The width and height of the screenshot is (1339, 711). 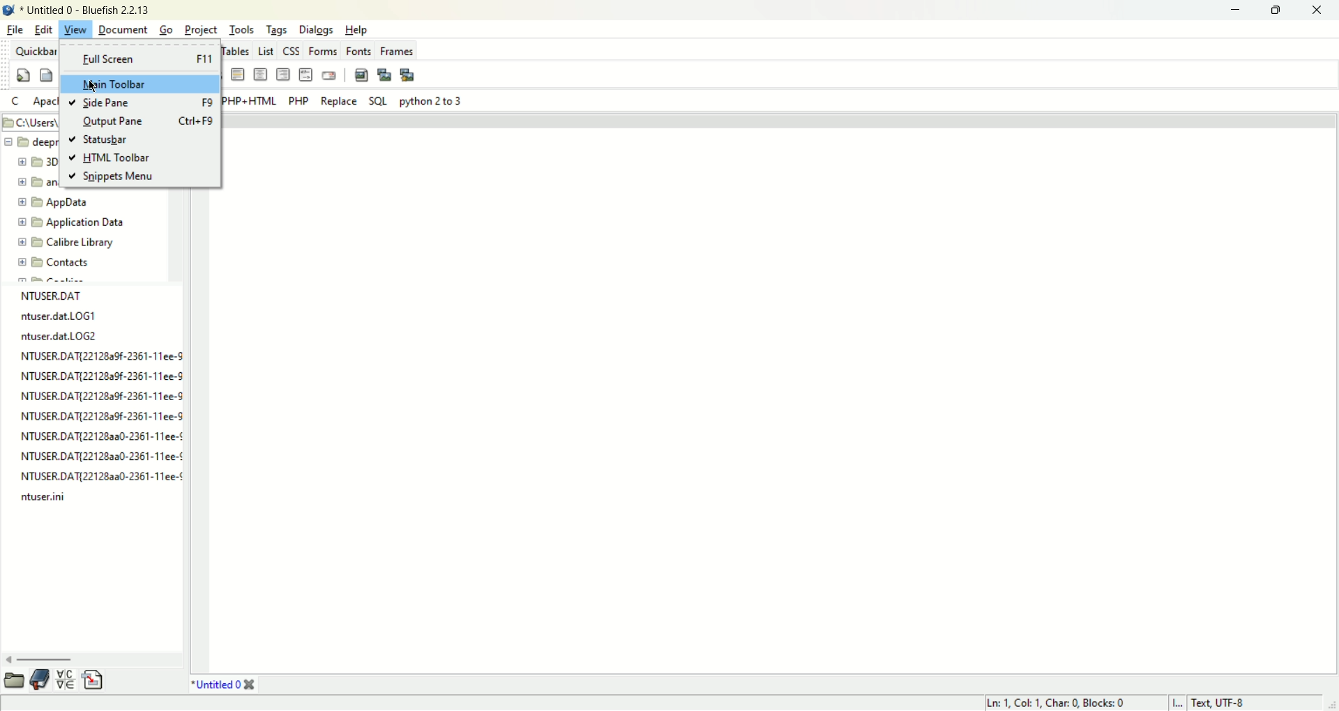 What do you see at coordinates (59, 293) in the screenshot?
I see `file name` at bounding box center [59, 293].